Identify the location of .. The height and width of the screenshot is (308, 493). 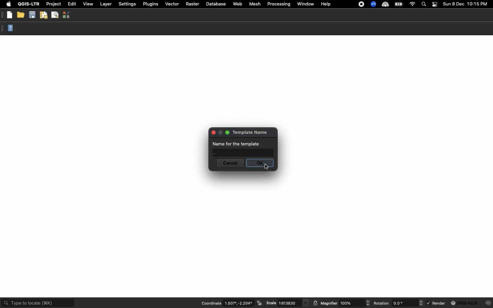
(213, 154).